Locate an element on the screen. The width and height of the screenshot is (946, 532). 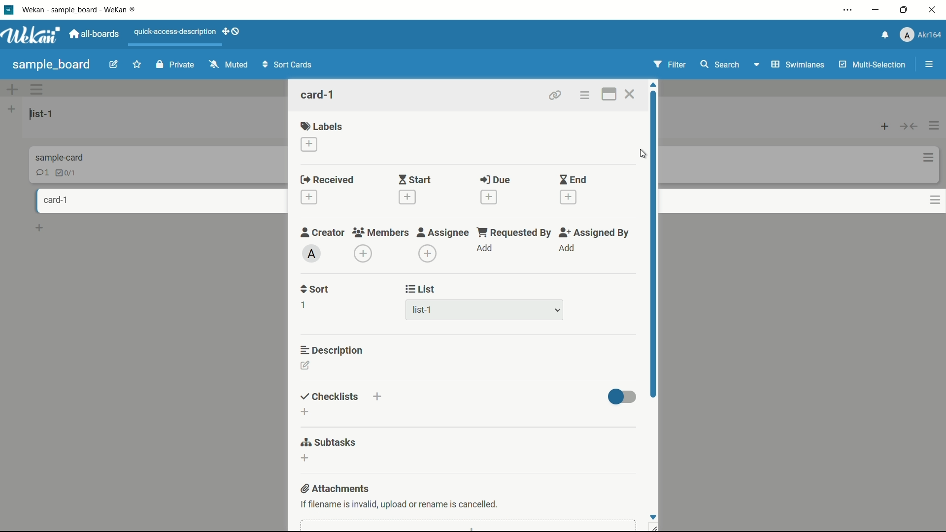
card name is located at coordinates (319, 94).